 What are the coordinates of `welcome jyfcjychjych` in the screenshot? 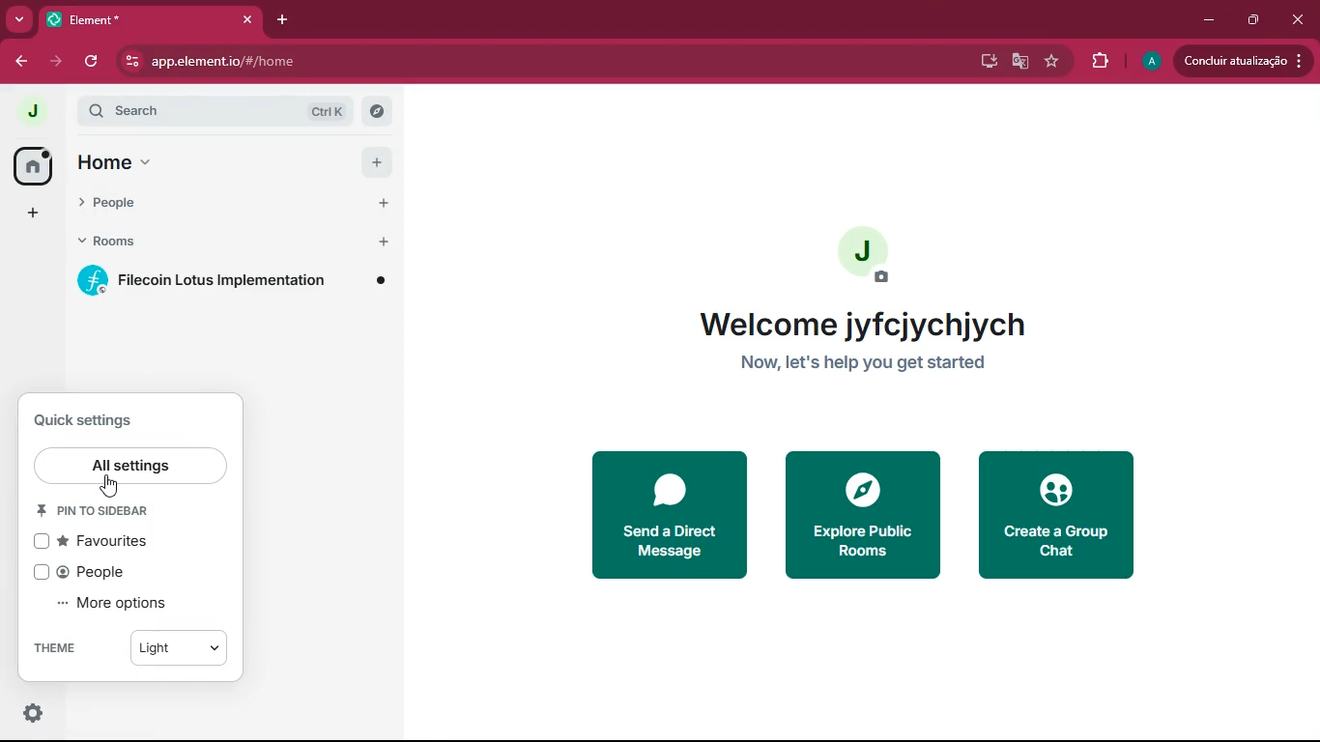 It's located at (869, 321).